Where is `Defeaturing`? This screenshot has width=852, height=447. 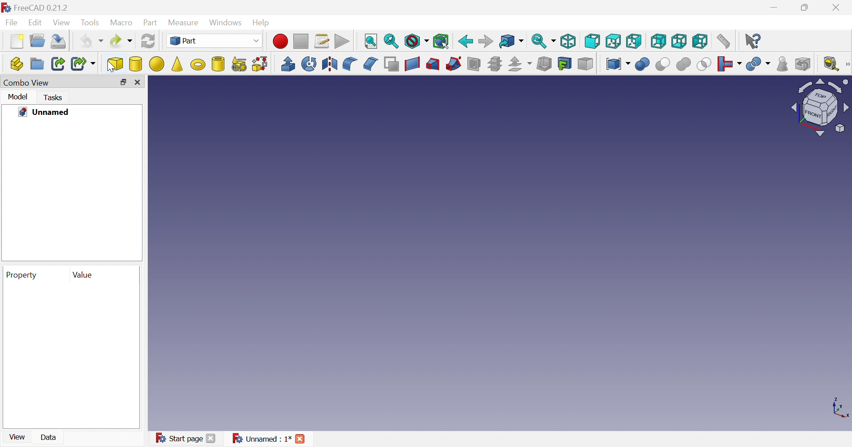 Defeaturing is located at coordinates (804, 64).